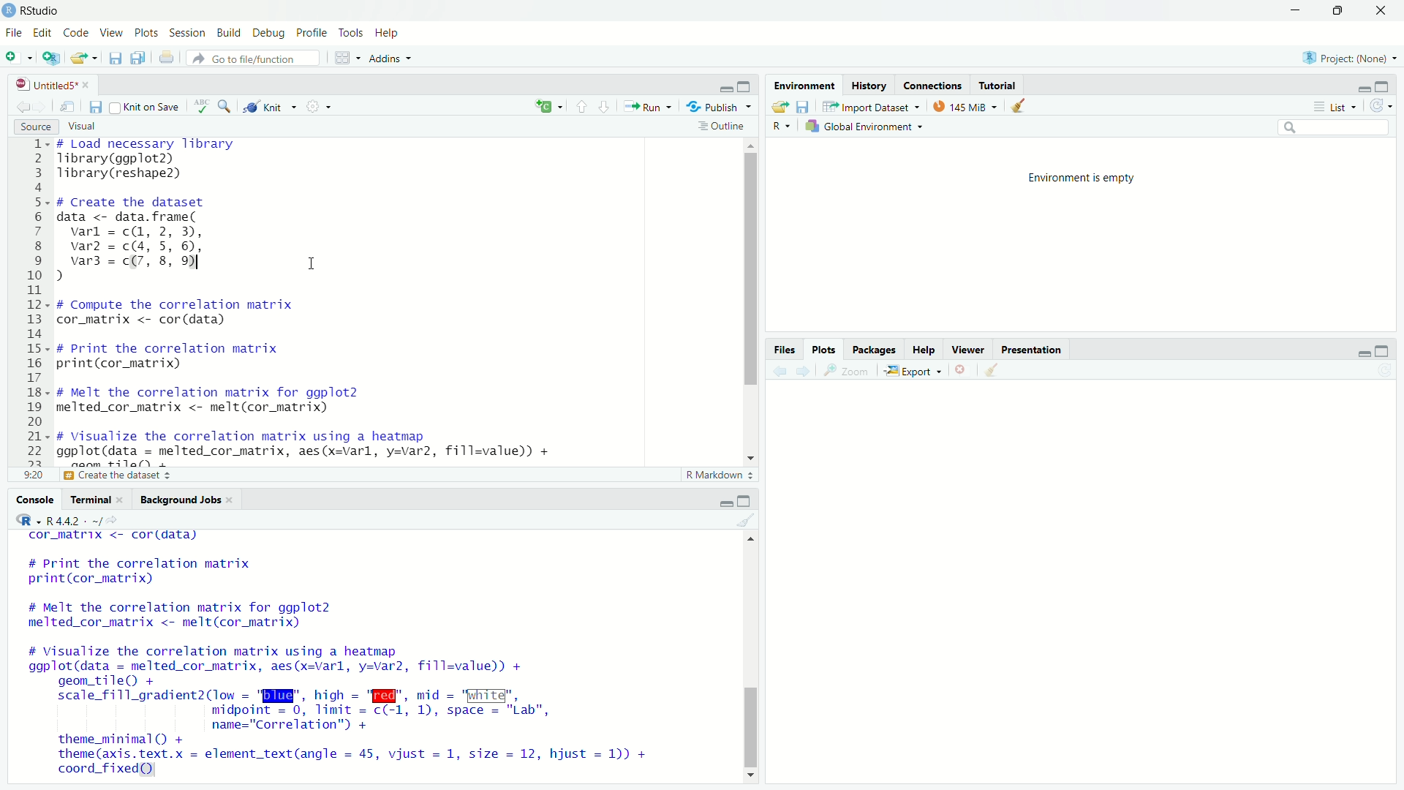  What do you see at coordinates (115, 58) in the screenshot?
I see `save current file` at bounding box center [115, 58].